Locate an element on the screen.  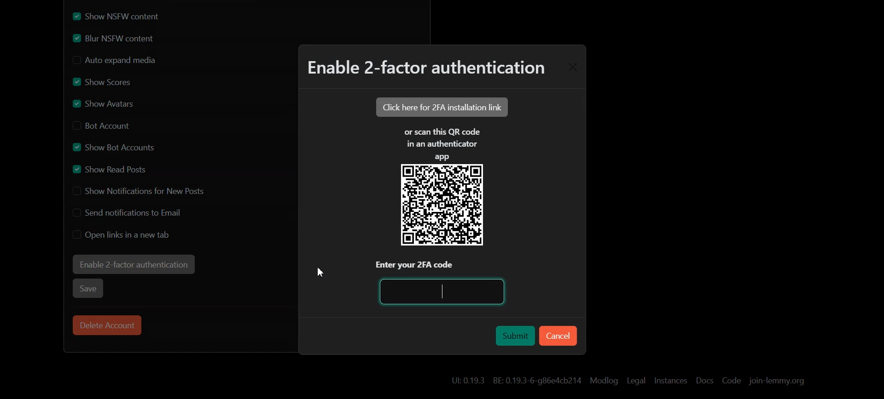
Hyperlink is located at coordinates (515, 379).